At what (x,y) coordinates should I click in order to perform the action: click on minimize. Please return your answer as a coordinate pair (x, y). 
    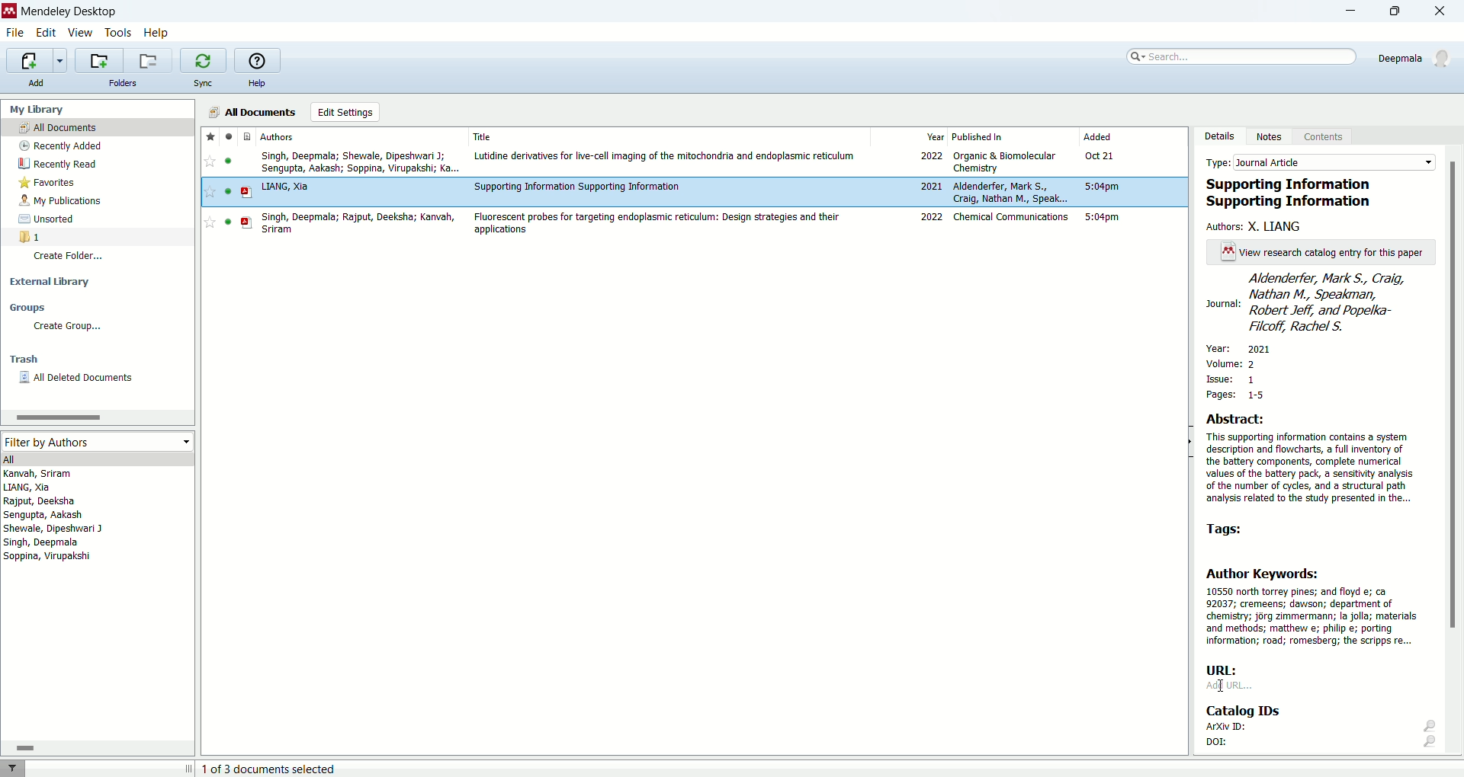
    Looking at the image, I should click on (1351, 11).